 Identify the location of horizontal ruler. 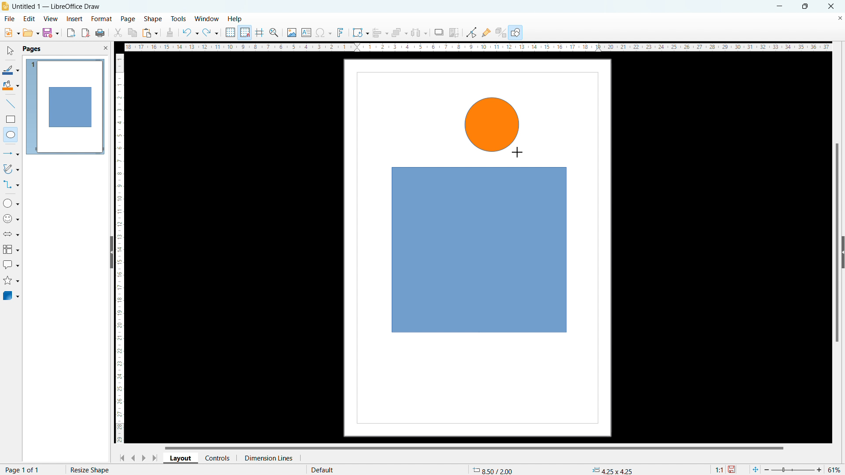
(478, 47).